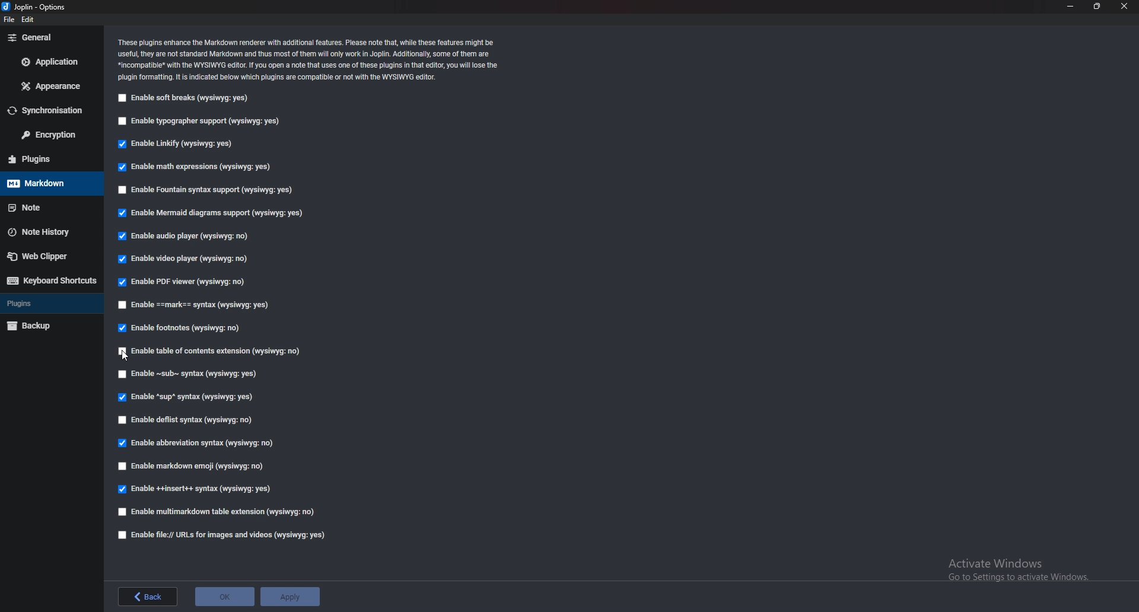  What do you see at coordinates (34, 7) in the screenshot?
I see `Joblin - options (logo and name)` at bounding box center [34, 7].